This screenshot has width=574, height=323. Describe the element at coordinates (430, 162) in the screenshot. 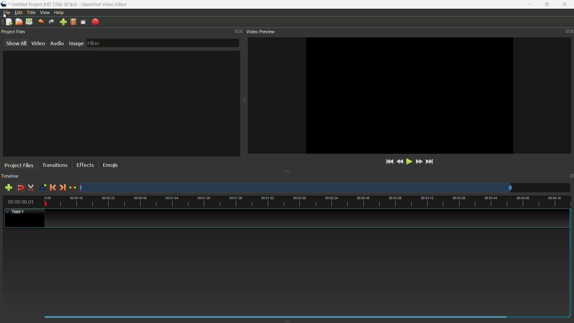

I see `jump to end` at that location.